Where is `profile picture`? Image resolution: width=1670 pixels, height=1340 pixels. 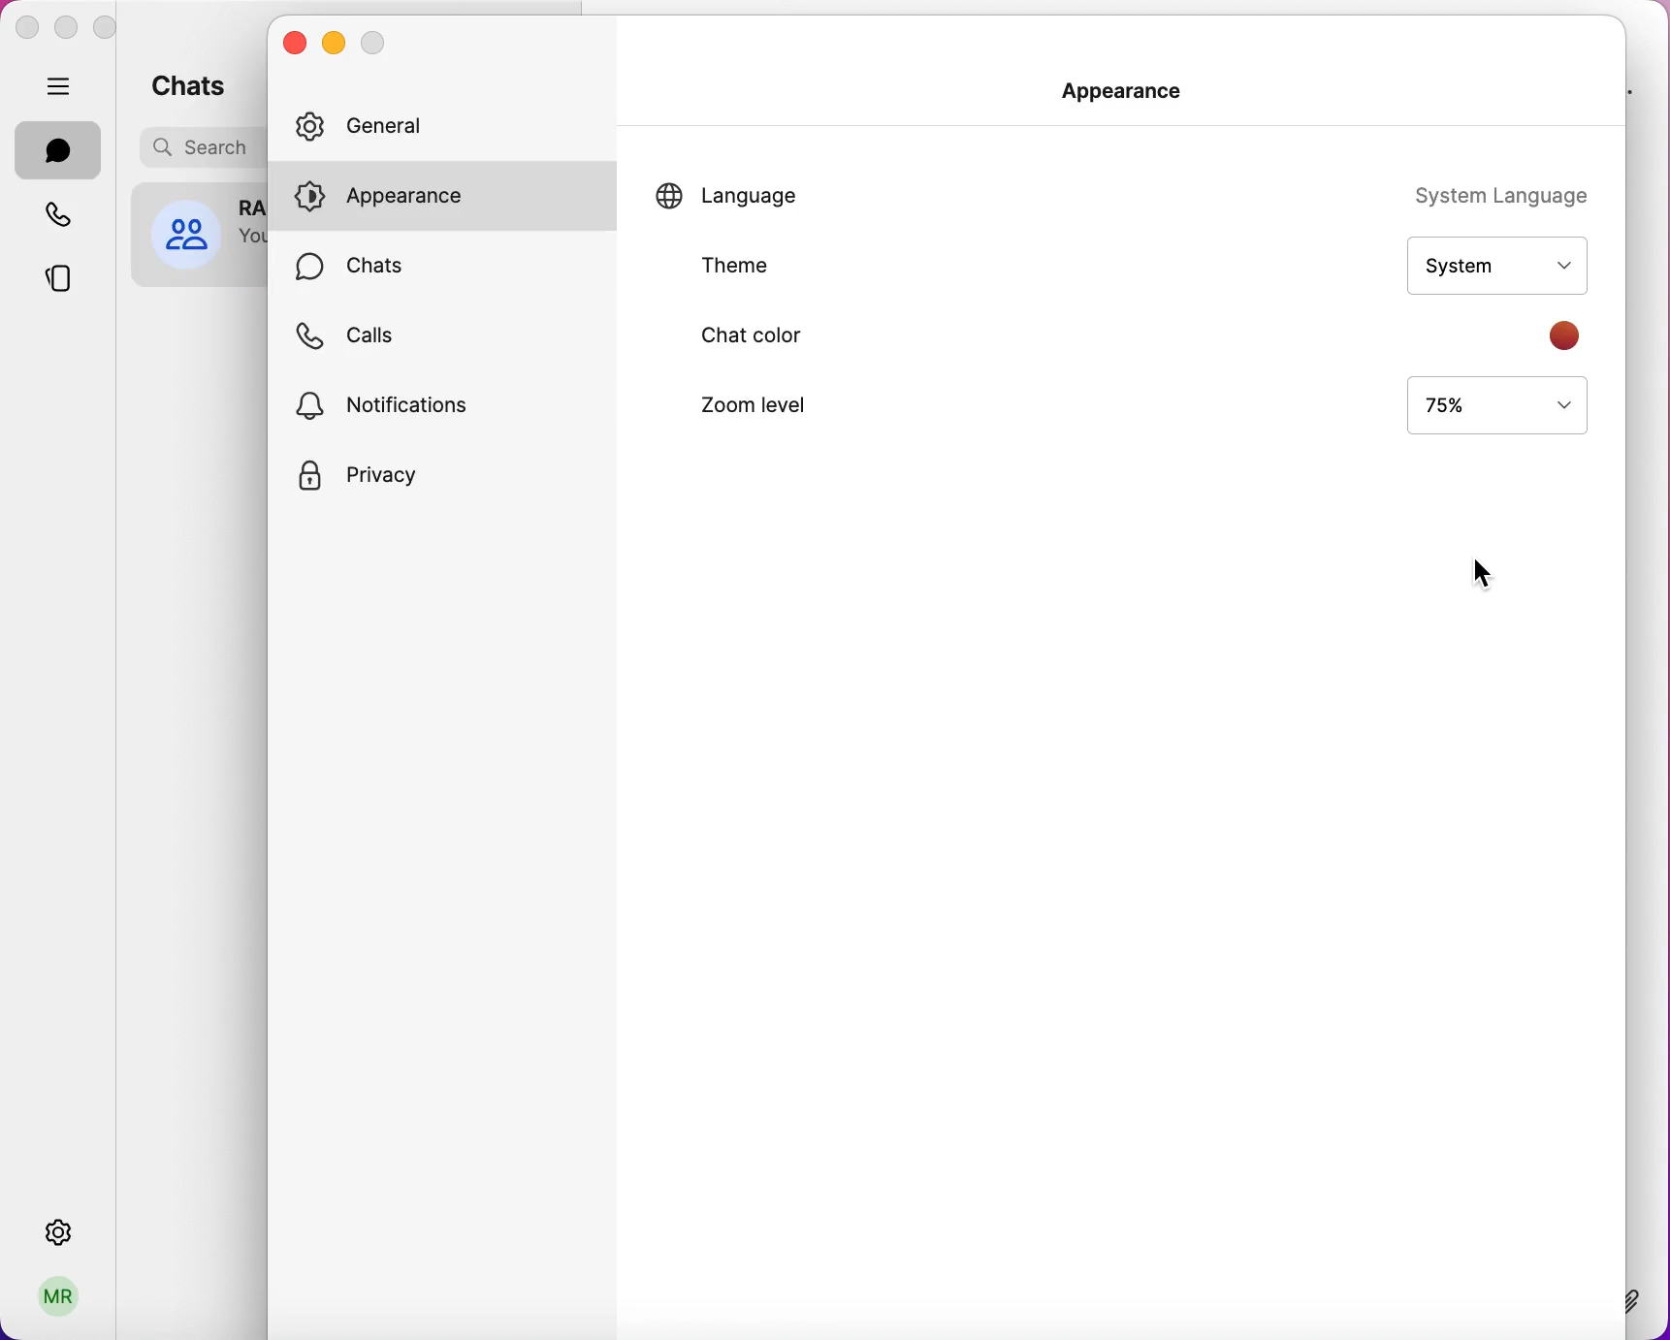
profile picture is located at coordinates (197, 234).